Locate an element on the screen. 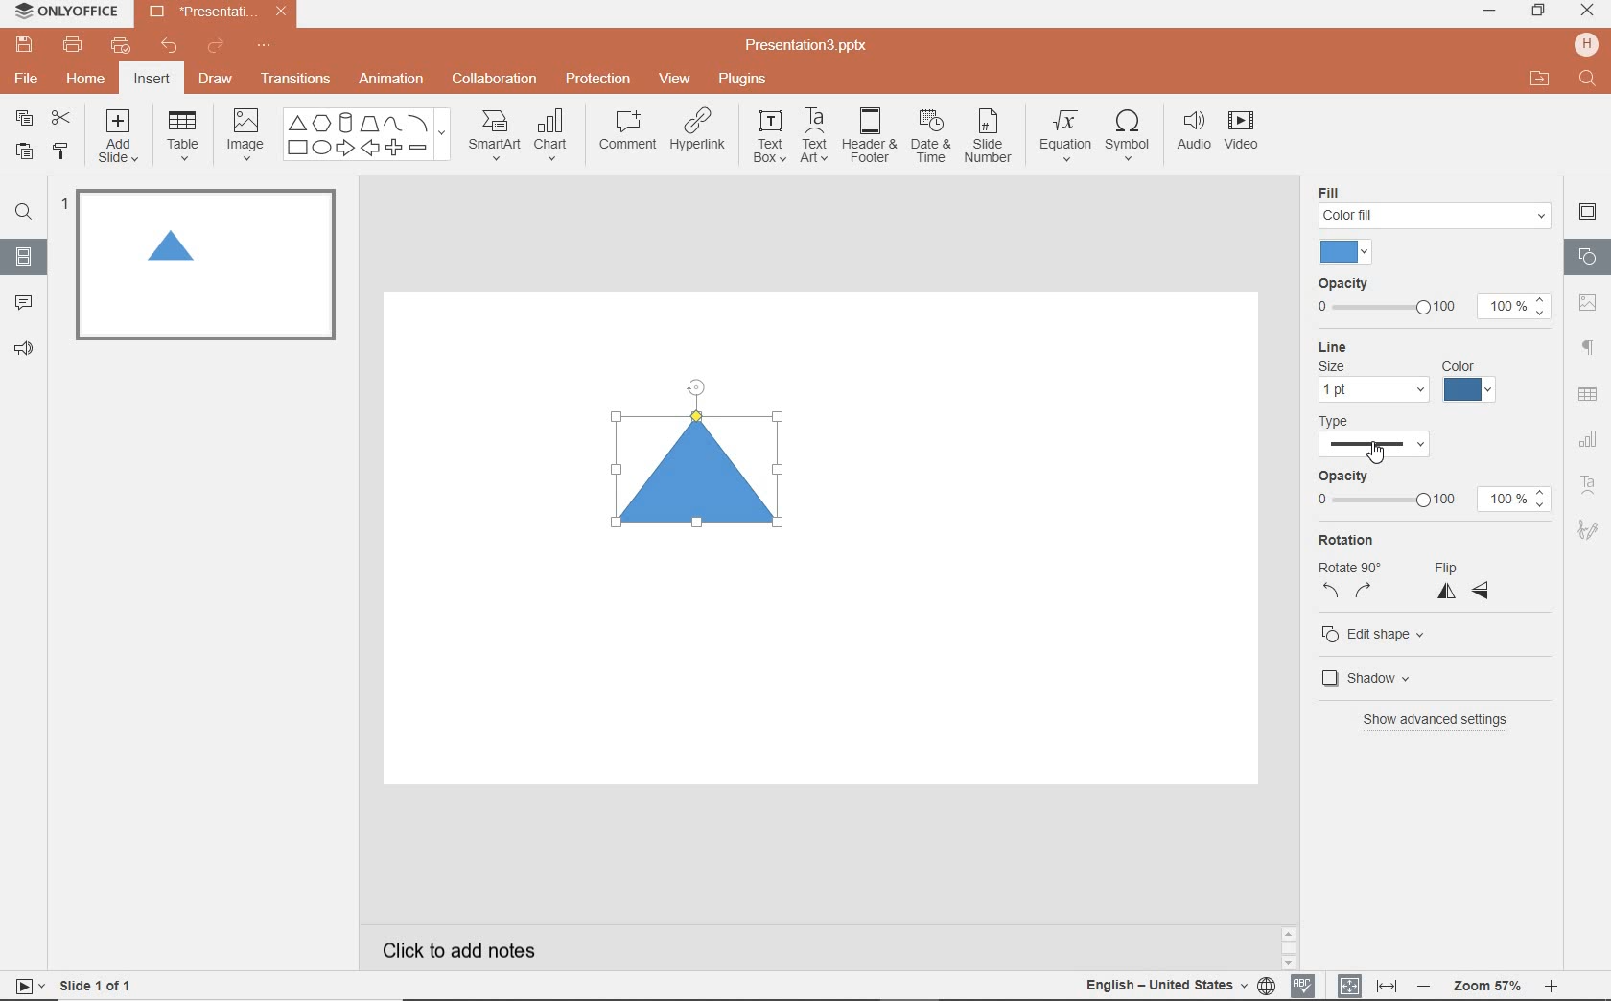 The image size is (1611, 1001). COPY STYLE is located at coordinates (62, 151).